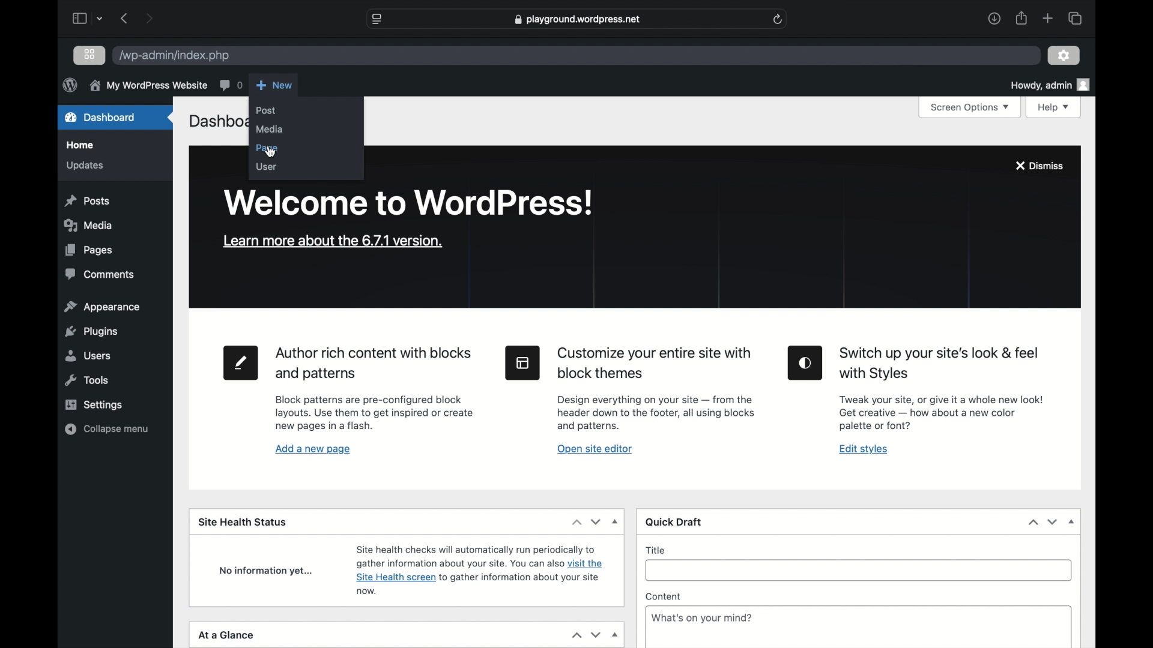 This screenshot has width=1153, height=648. Describe the element at coordinates (86, 200) in the screenshot. I see `posts` at that location.